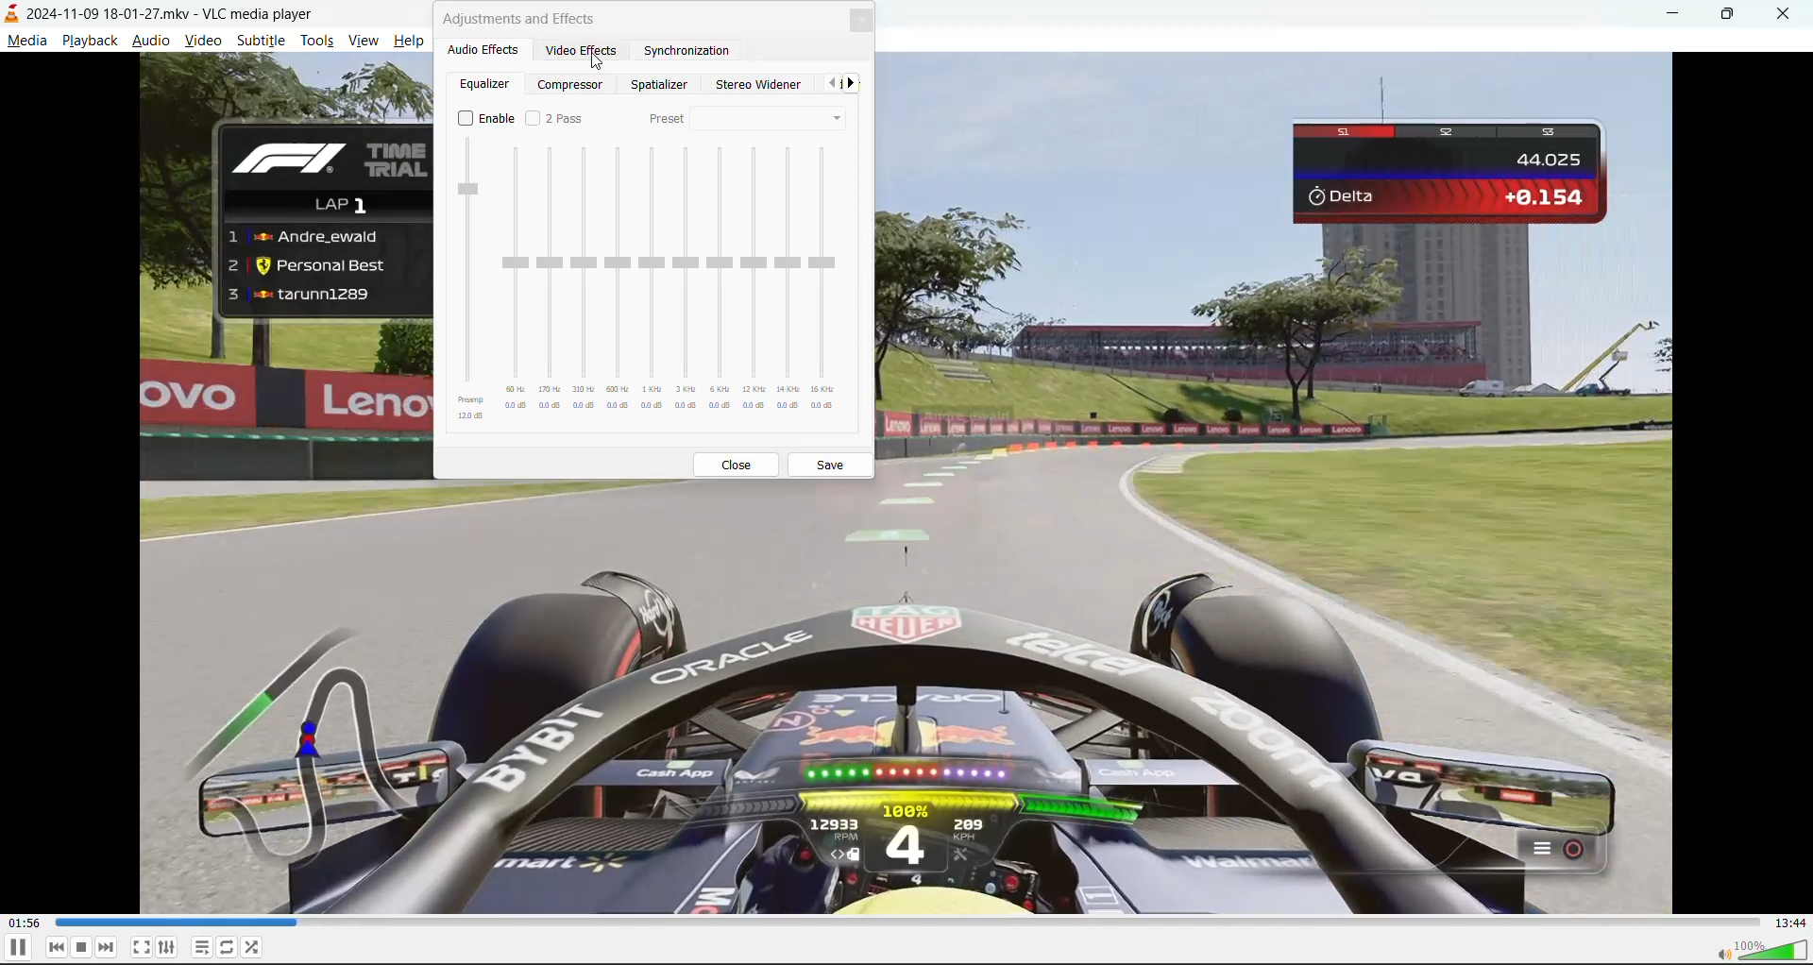 This screenshot has width=1813, height=965. Describe the element at coordinates (23, 923) in the screenshot. I see `current track time` at that location.